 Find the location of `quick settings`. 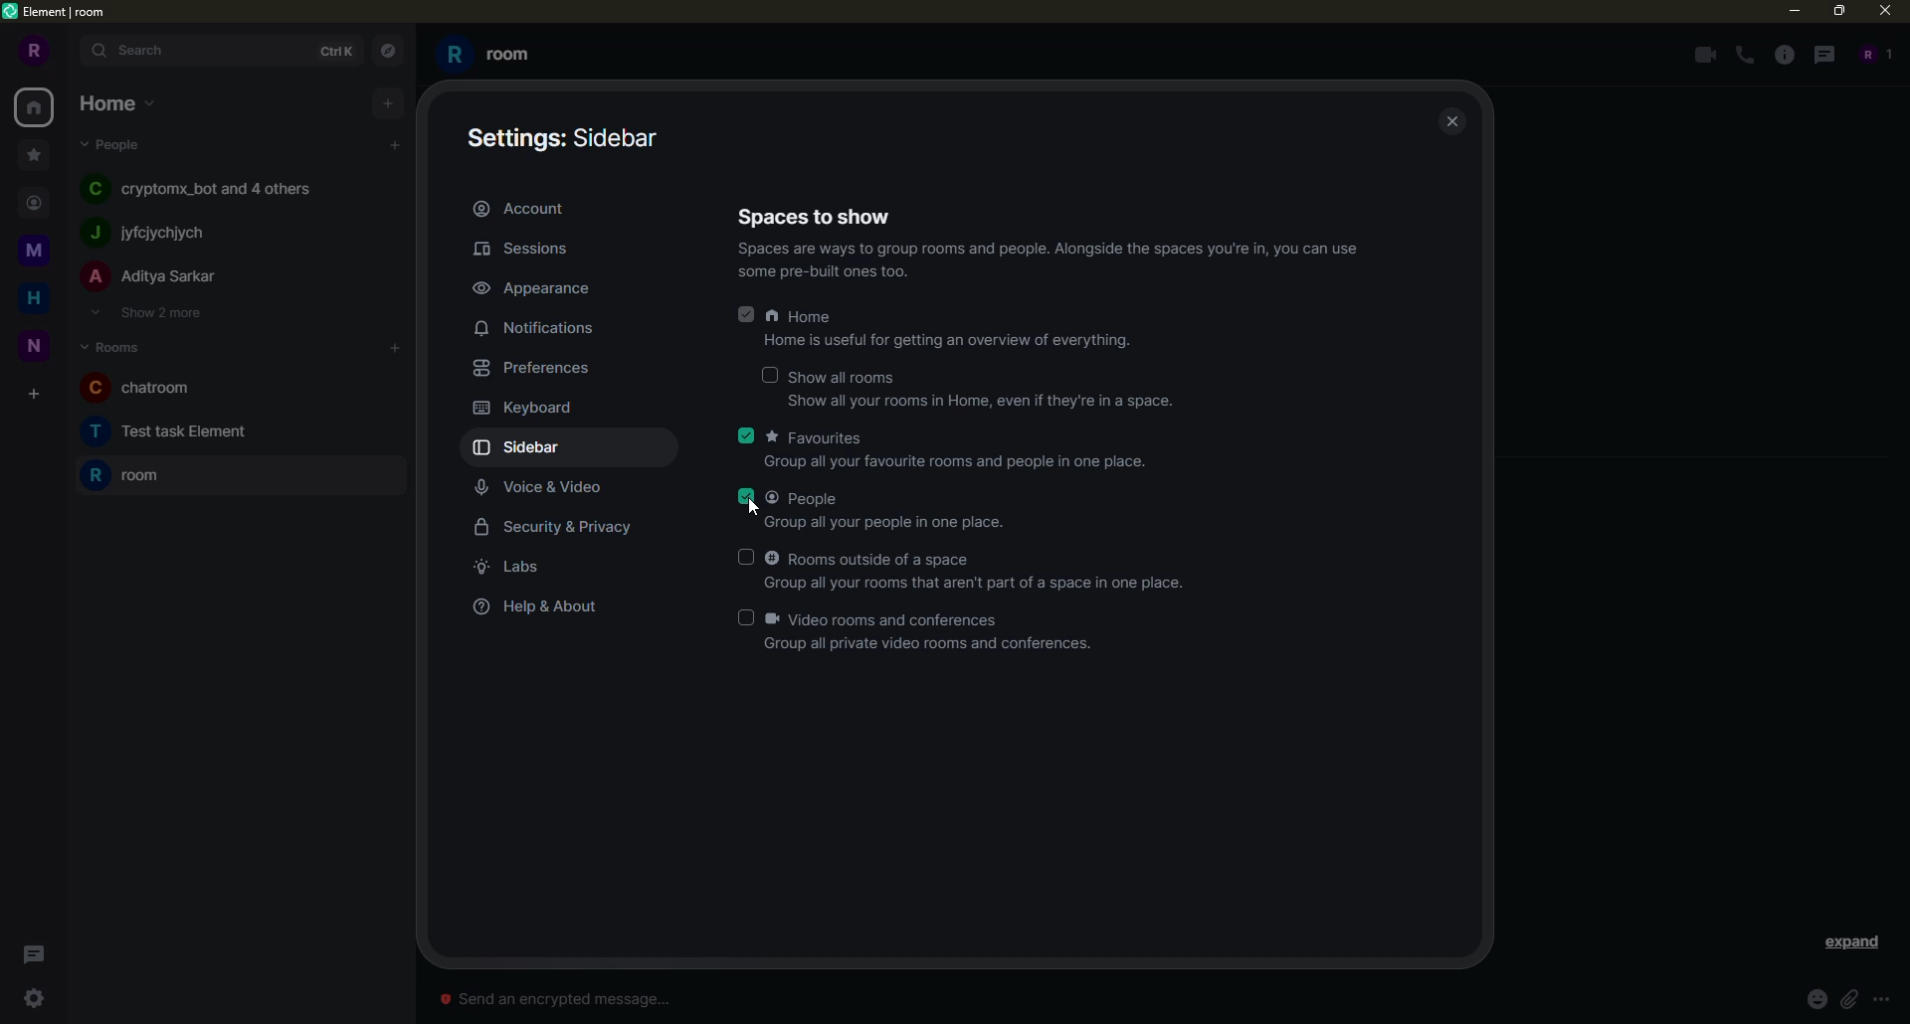

quick settings is located at coordinates (37, 999).